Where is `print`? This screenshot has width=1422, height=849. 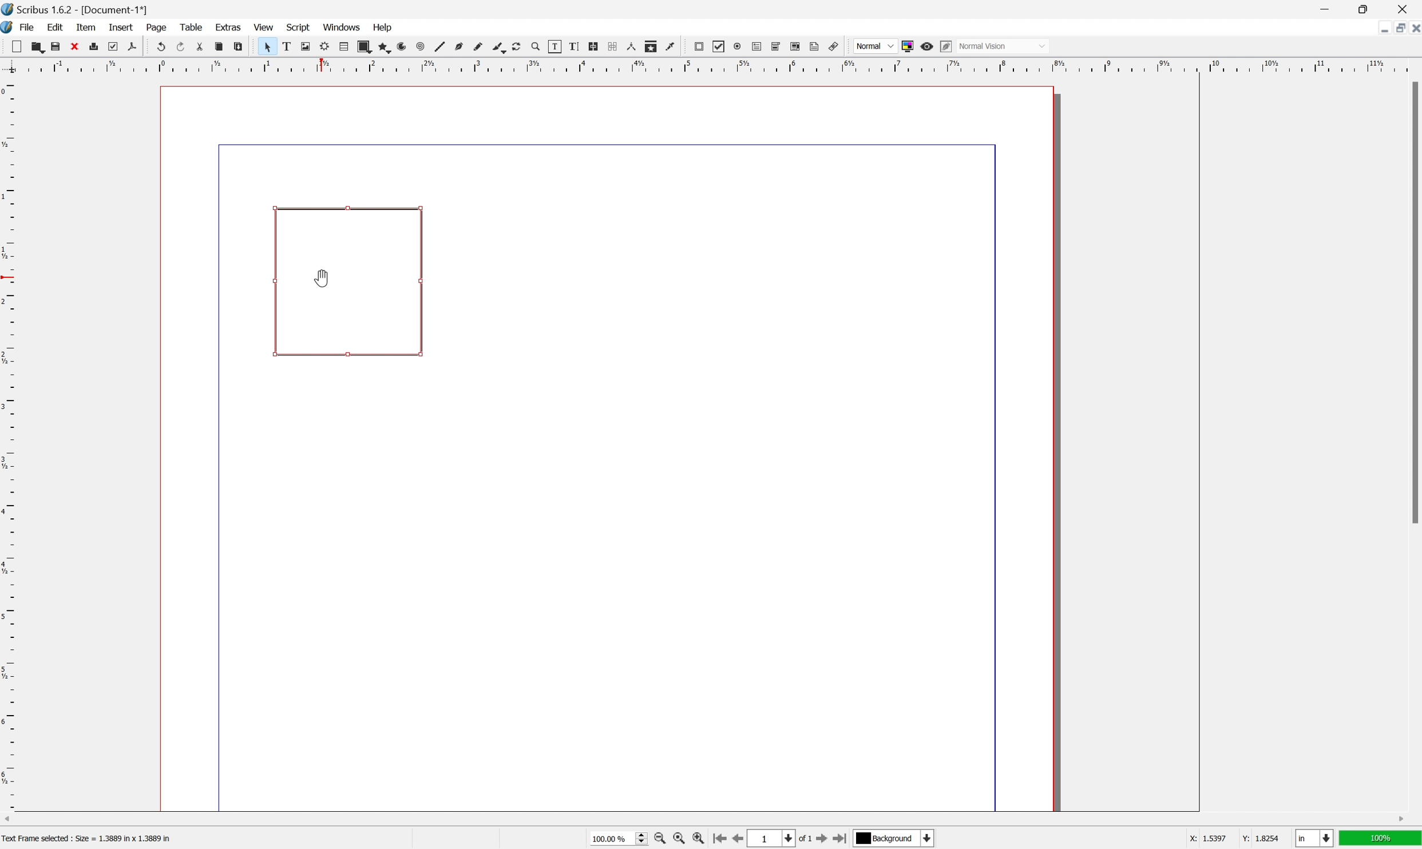 print is located at coordinates (94, 45).